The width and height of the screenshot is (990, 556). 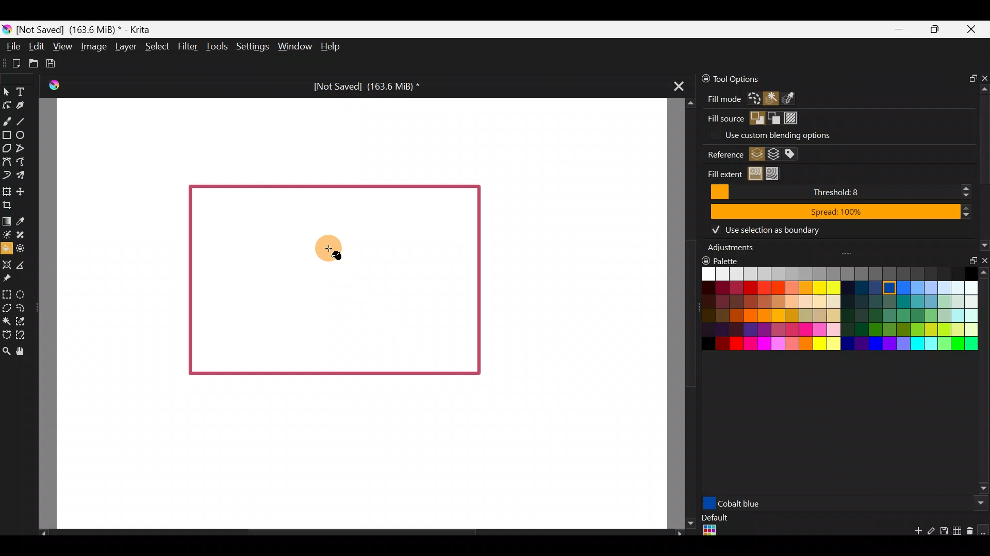 I want to click on Edit current palette, so click(x=959, y=532).